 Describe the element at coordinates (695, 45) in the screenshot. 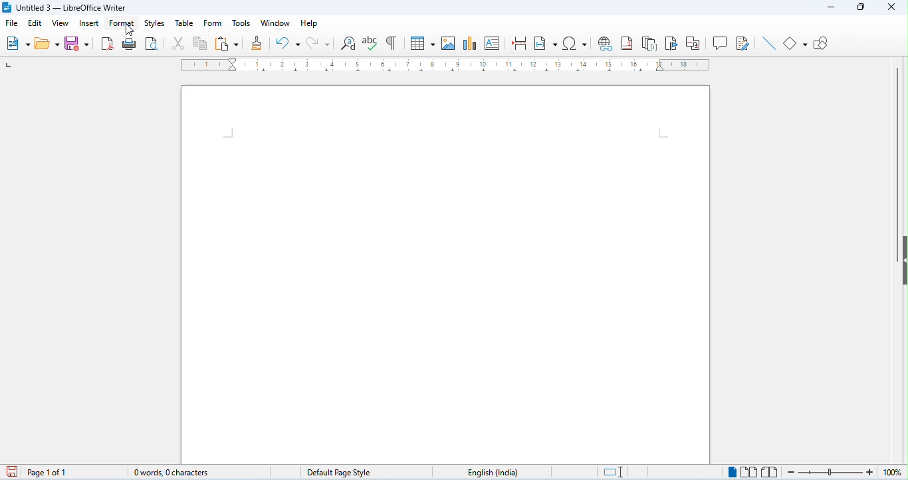

I see `insert cross reference` at that location.